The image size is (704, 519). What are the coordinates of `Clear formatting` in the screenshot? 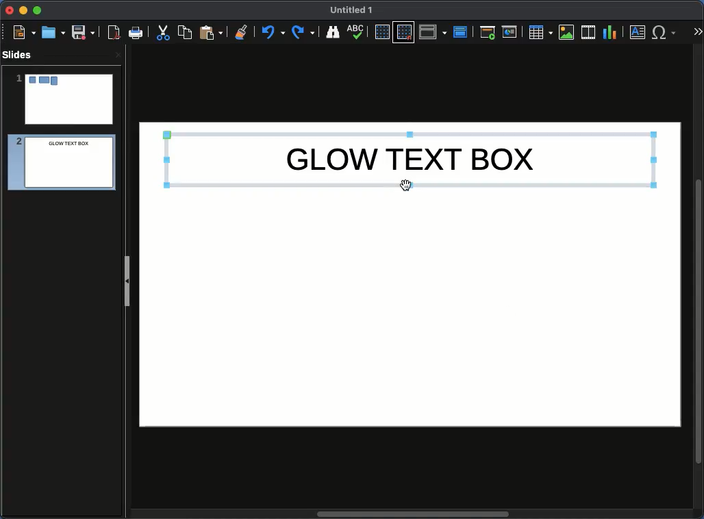 It's located at (242, 31).